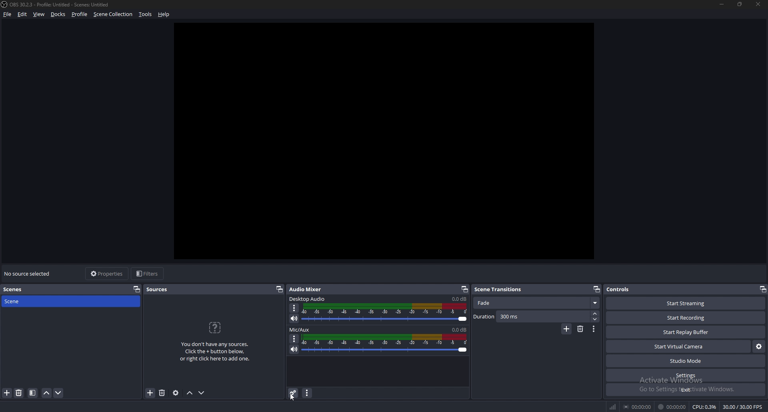  What do you see at coordinates (740, 4) in the screenshot?
I see `resize` at bounding box center [740, 4].